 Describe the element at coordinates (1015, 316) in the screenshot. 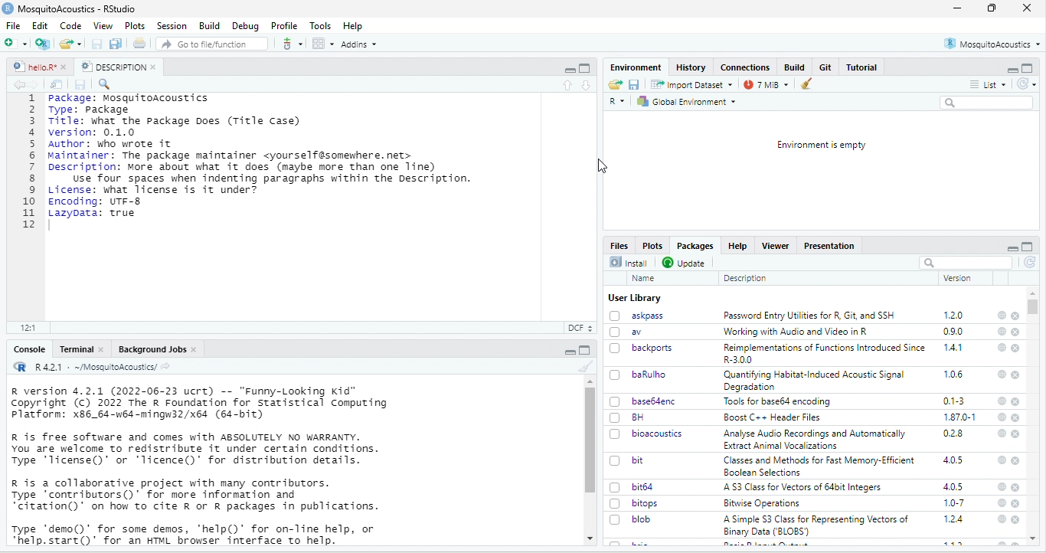

I see `close` at that location.